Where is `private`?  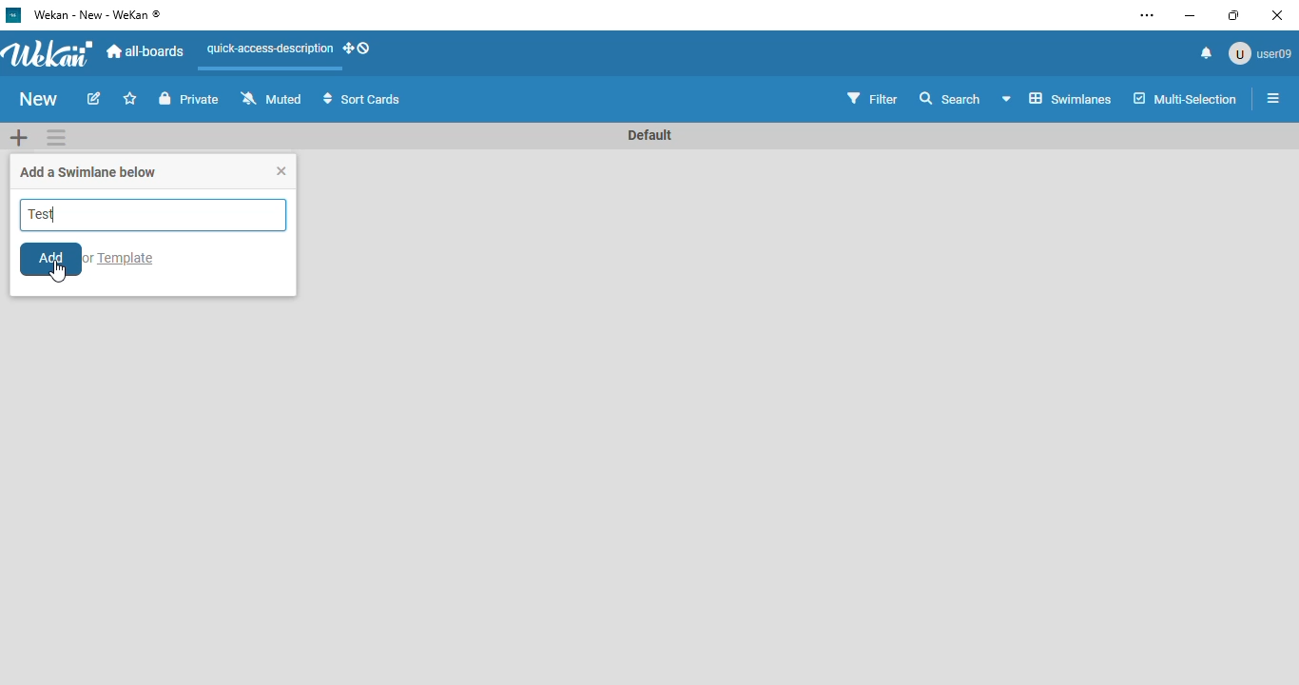 private is located at coordinates (190, 98).